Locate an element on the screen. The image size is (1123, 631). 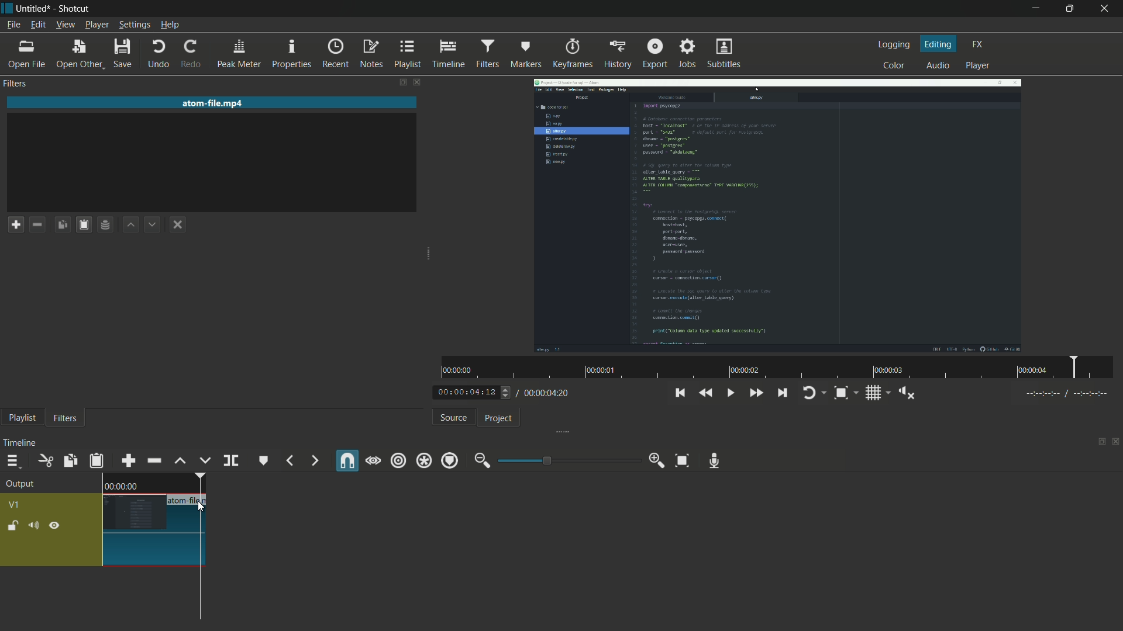
toggle zoom is located at coordinates (842, 393).